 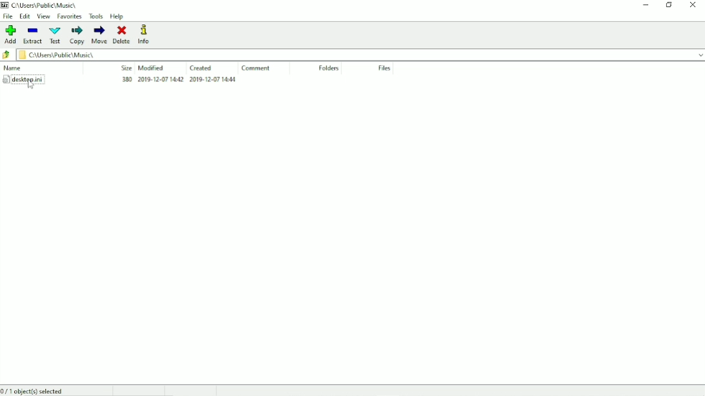 I want to click on Move, so click(x=99, y=35).